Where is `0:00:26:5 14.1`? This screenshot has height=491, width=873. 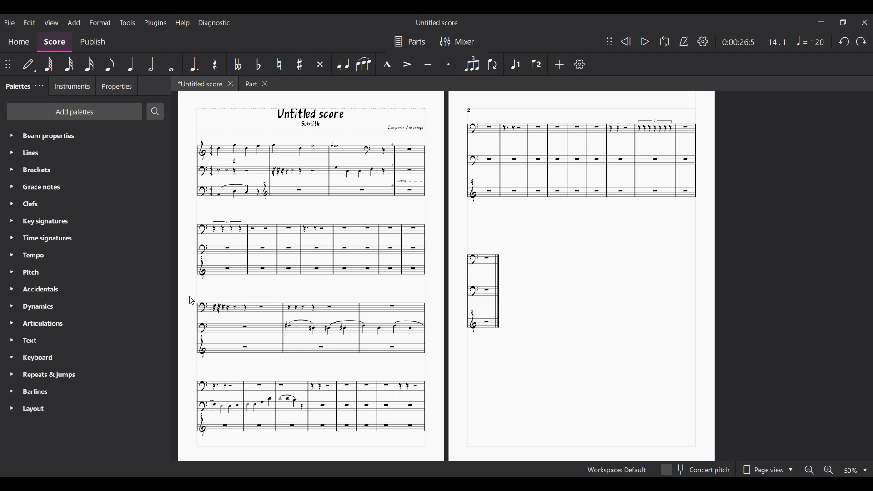 0:00:26:5 14.1 is located at coordinates (757, 41).